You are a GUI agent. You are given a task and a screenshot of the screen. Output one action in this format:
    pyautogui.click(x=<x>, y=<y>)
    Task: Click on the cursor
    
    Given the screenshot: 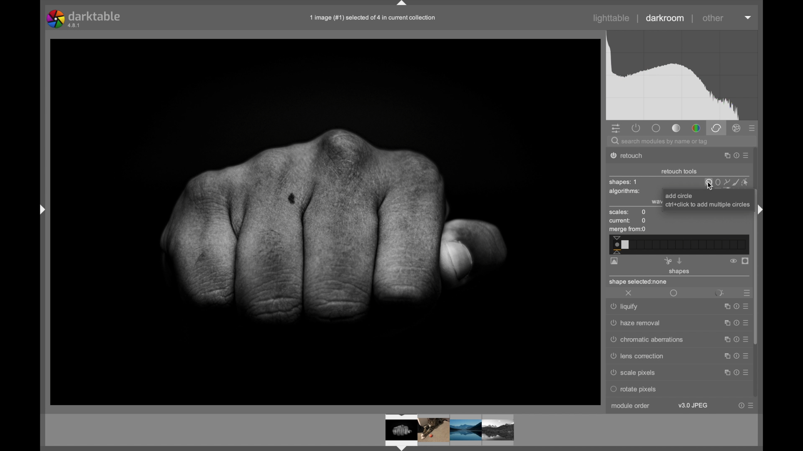 What is the action you would take?
    pyautogui.click(x=712, y=187)
    